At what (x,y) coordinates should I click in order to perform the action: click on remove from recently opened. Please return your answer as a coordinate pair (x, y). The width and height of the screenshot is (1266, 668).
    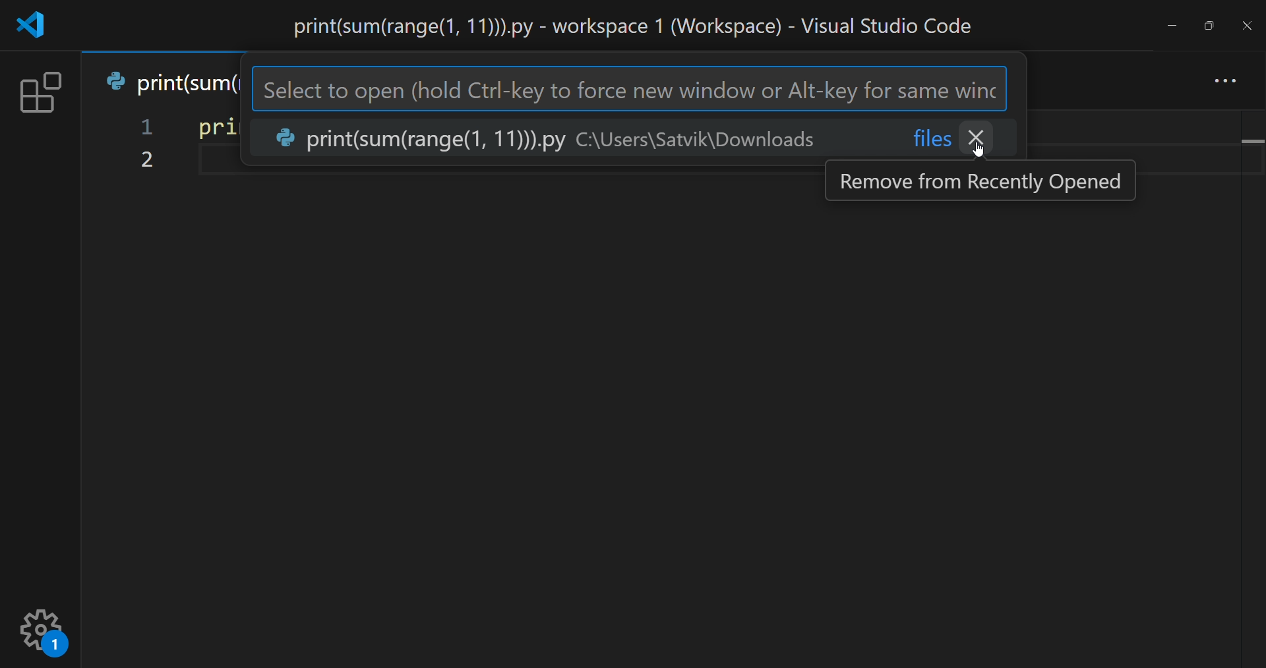
    Looking at the image, I should click on (984, 180).